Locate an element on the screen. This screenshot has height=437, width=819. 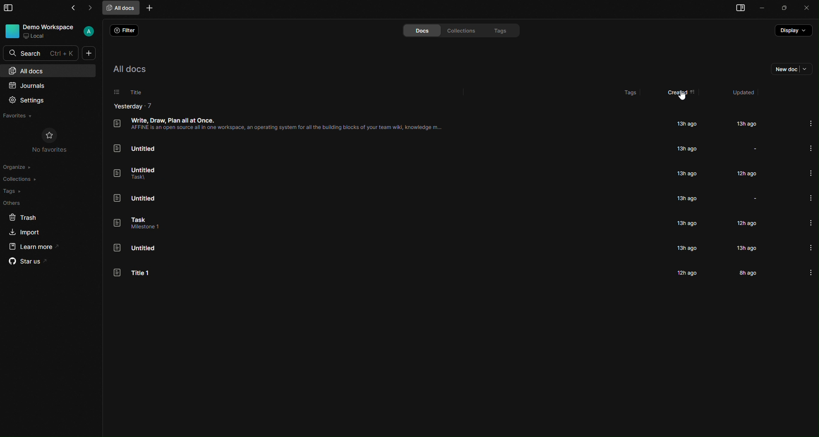
8h ago is located at coordinates (745, 273).